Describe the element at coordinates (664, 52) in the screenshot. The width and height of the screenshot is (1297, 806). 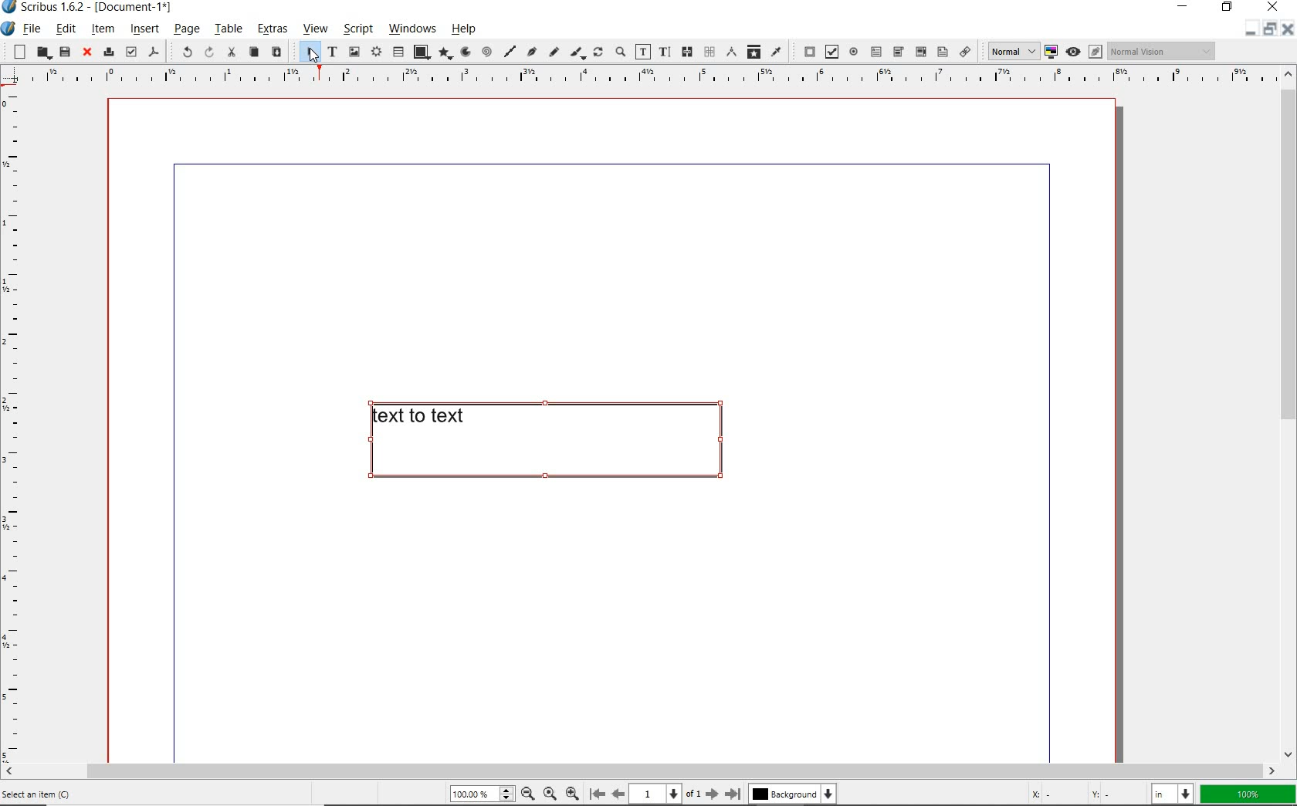
I see `edit text with story editor` at that location.